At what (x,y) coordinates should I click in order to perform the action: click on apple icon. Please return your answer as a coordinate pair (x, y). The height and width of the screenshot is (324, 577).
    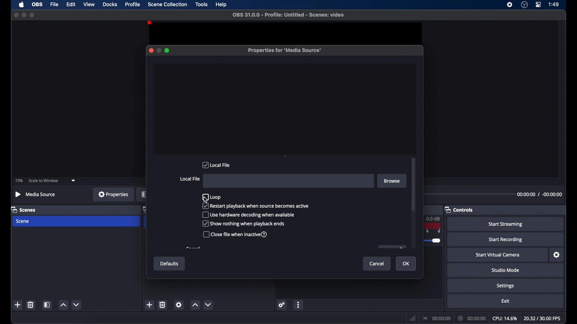
    Looking at the image, I should click on (21, 5).